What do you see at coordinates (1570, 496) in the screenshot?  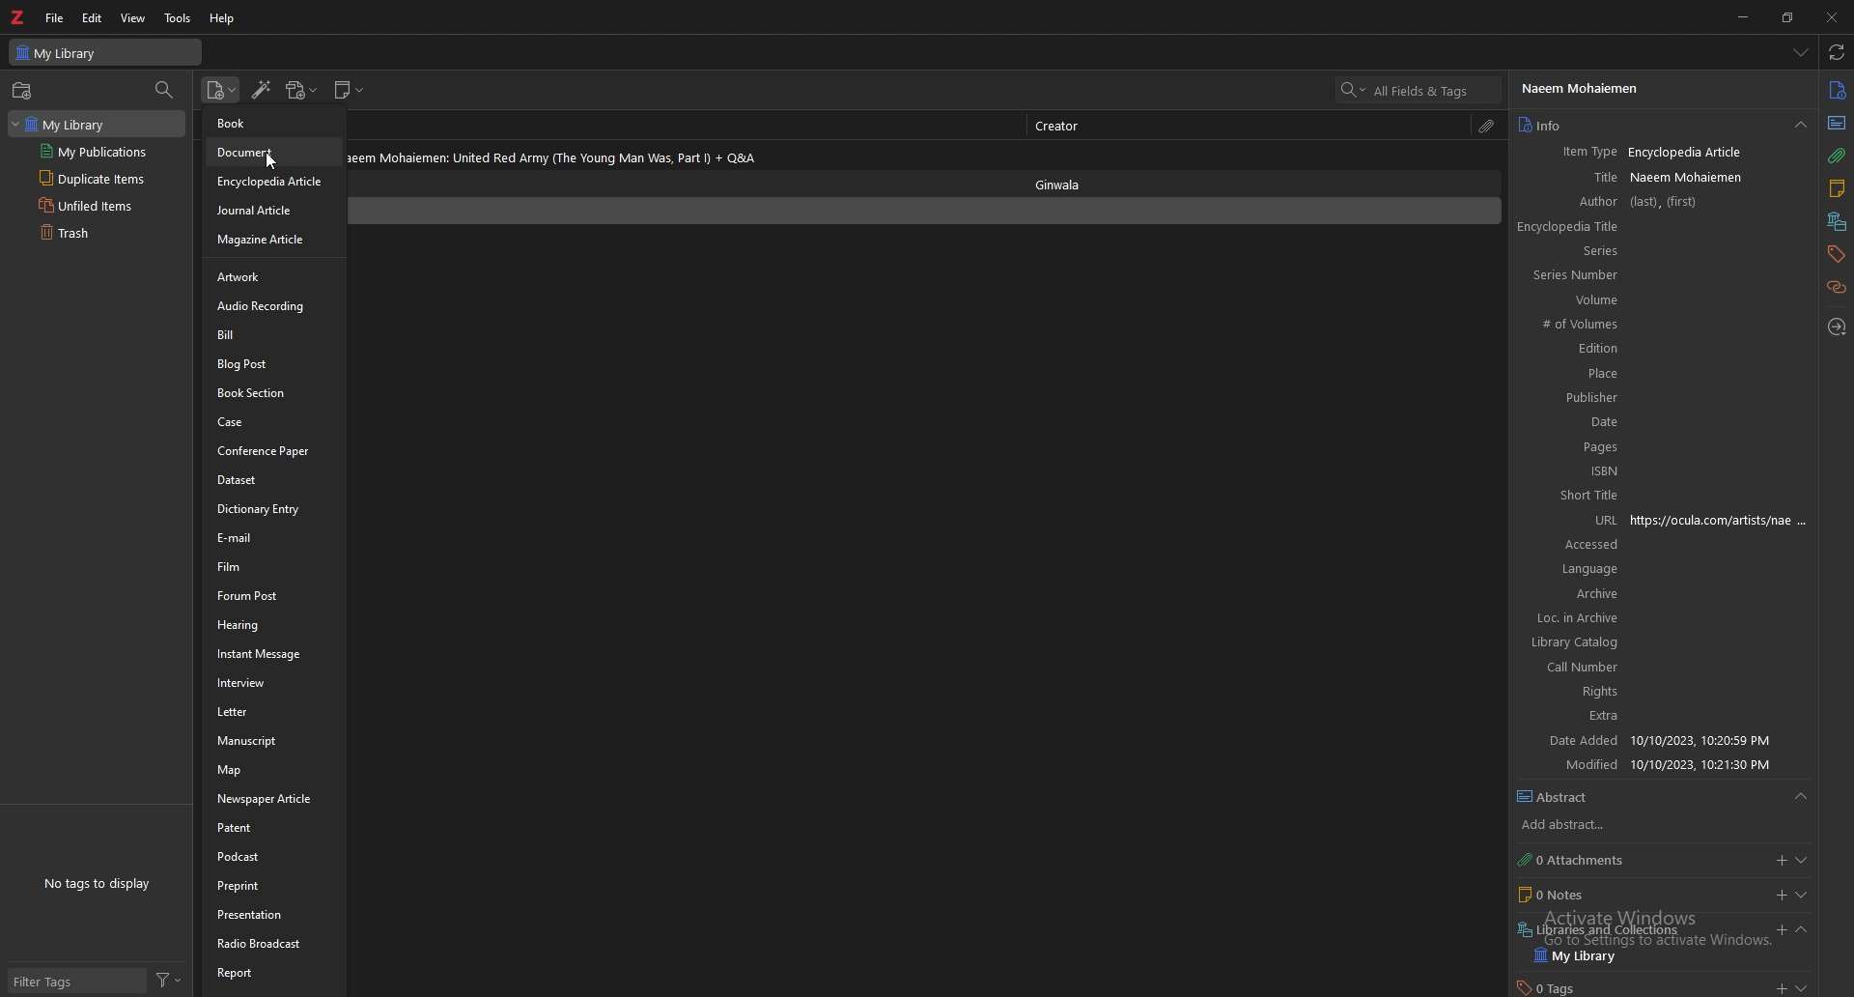 I see `short title` at bounding box center [1570, 496].